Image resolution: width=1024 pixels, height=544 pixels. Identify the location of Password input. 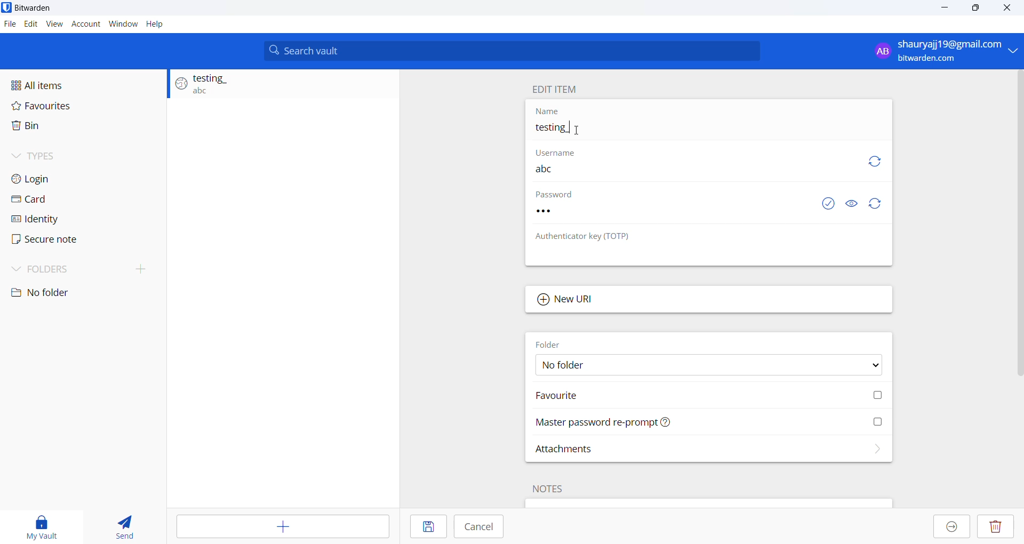
(661, 214).